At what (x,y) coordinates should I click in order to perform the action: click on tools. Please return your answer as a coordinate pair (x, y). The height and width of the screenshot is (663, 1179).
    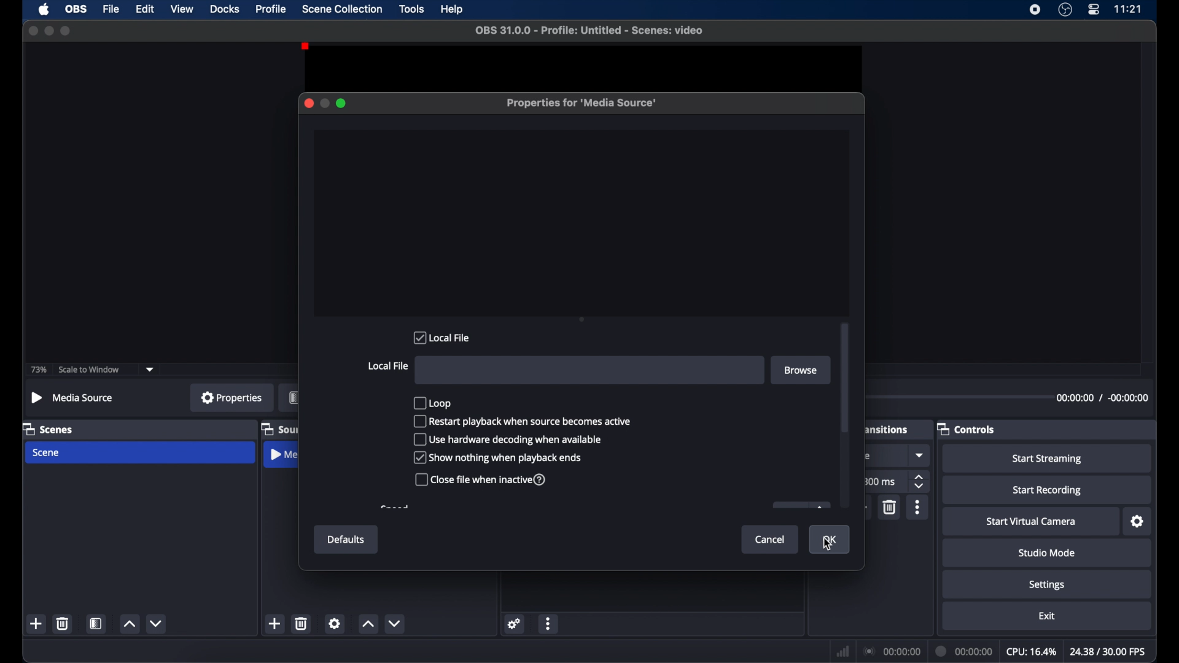
    Looking at the image, I should click on (412, 9).